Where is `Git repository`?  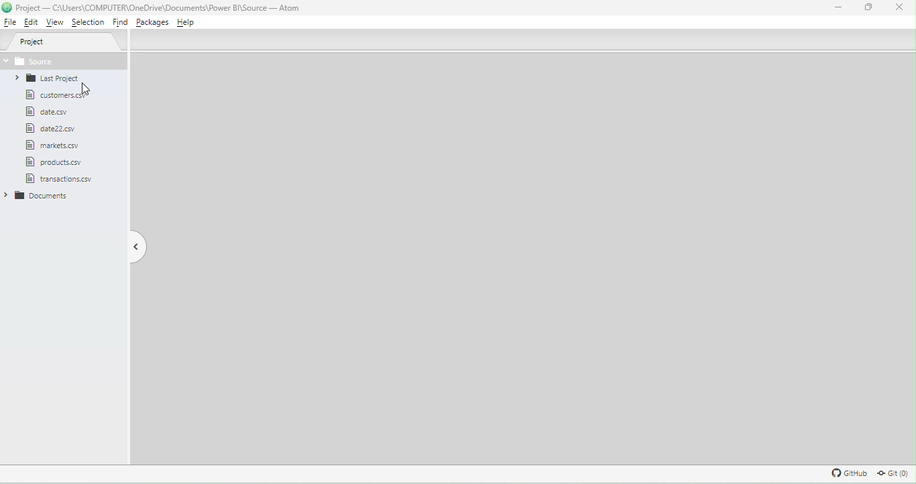 Git repository is located at coordinates (889, 473).